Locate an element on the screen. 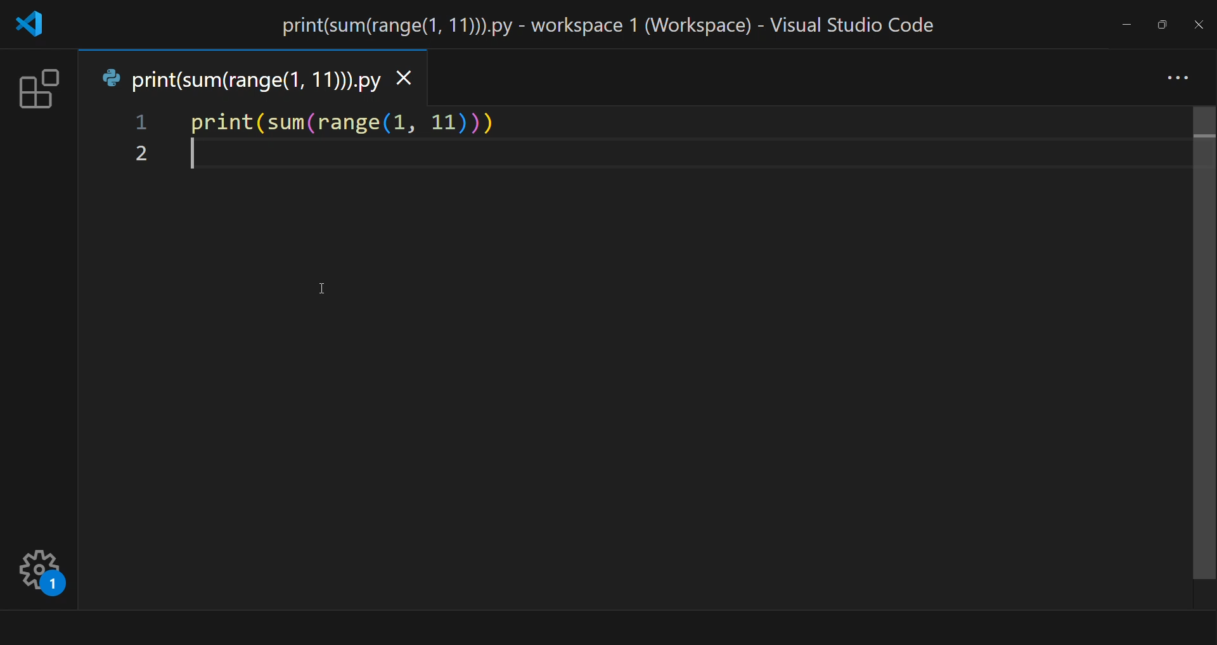  code is located at coordinates (347, 122).